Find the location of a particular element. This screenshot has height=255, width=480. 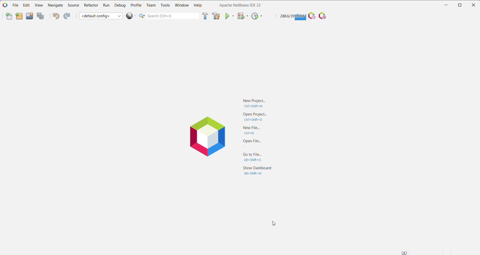

Run All is located at coordinates (131, 16).